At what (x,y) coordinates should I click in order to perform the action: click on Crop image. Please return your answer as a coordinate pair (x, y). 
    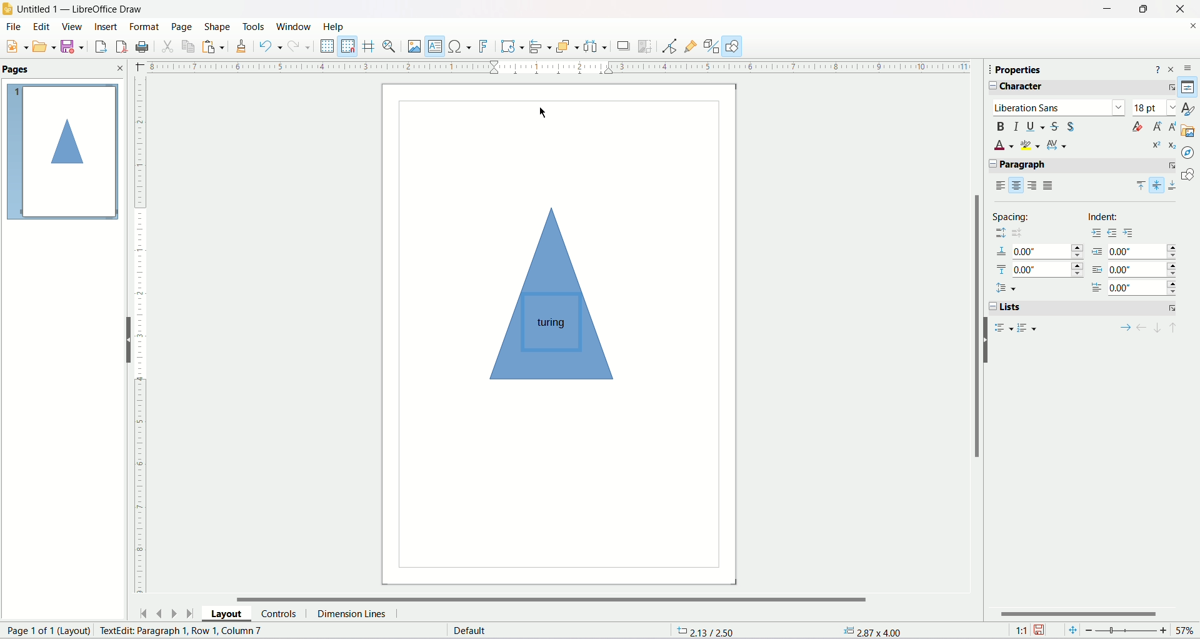
    Looking at the image, I should click on (645, 46).